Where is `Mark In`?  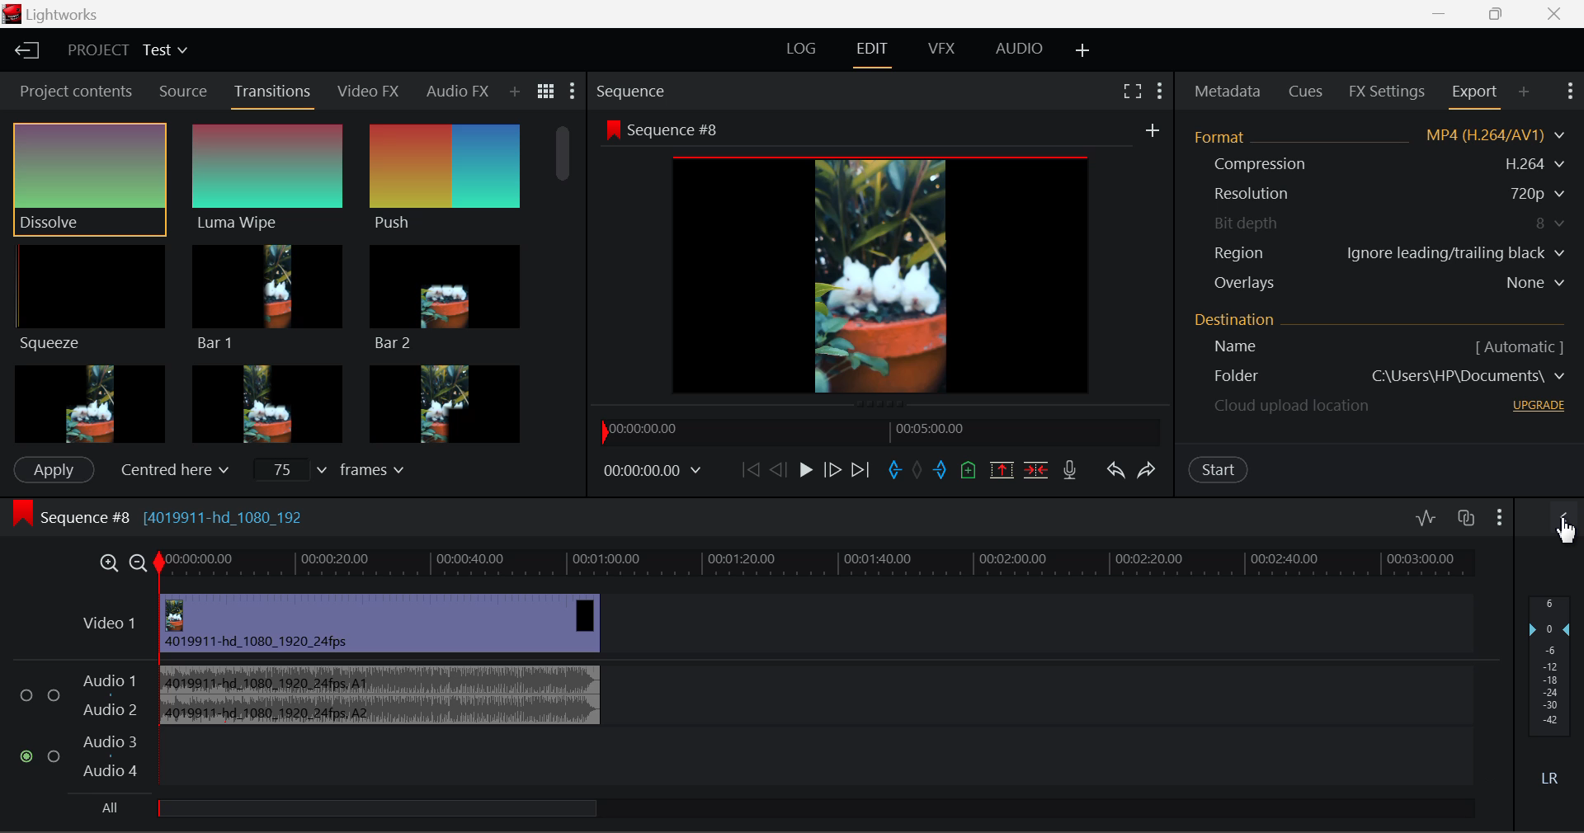 Mark In is located at coordinates (895, 473).